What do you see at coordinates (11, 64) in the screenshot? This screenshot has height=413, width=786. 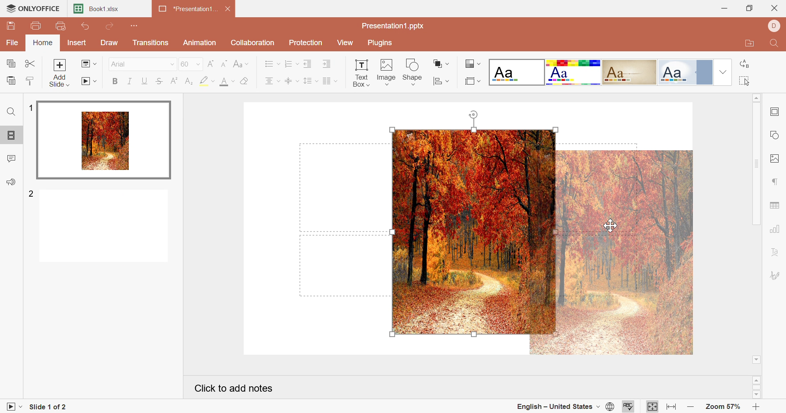 I see `Copy` at bounding box center [11, 64].